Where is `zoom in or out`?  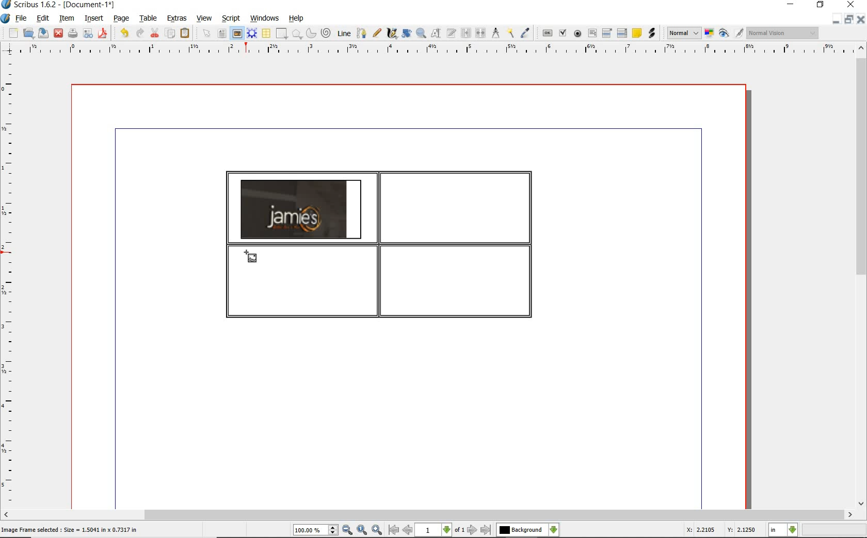 zoom in or out is located at coordinates (421, 33).